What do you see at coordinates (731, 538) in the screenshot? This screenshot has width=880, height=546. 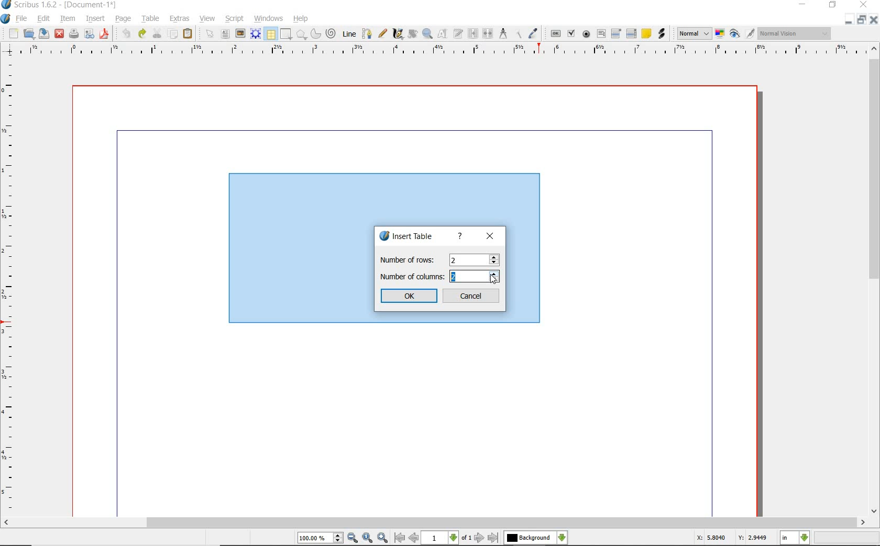 I see `X: 5.8040 Y: 2.9449` at bounding box center [731, 538].